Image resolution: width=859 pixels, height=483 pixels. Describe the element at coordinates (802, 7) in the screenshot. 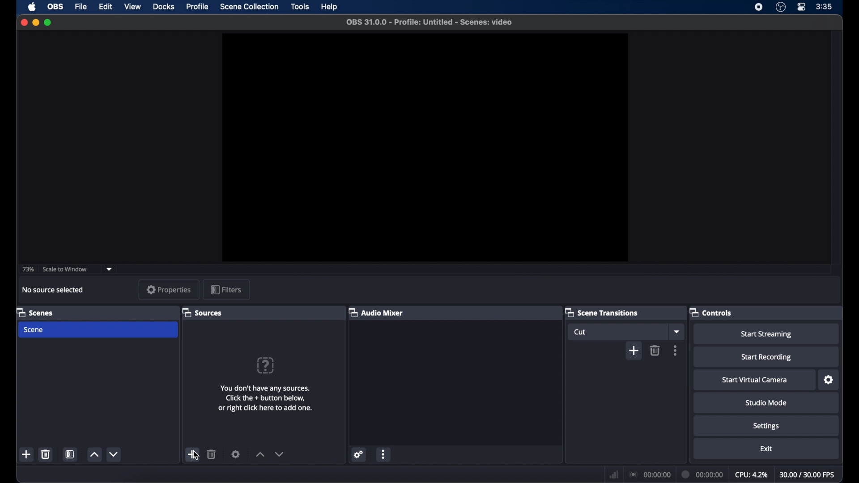

I see `control center` at that location.